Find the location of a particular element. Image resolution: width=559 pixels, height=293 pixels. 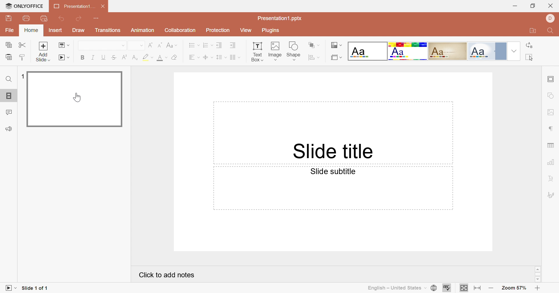

Paste is located at coordinates (8, 57).